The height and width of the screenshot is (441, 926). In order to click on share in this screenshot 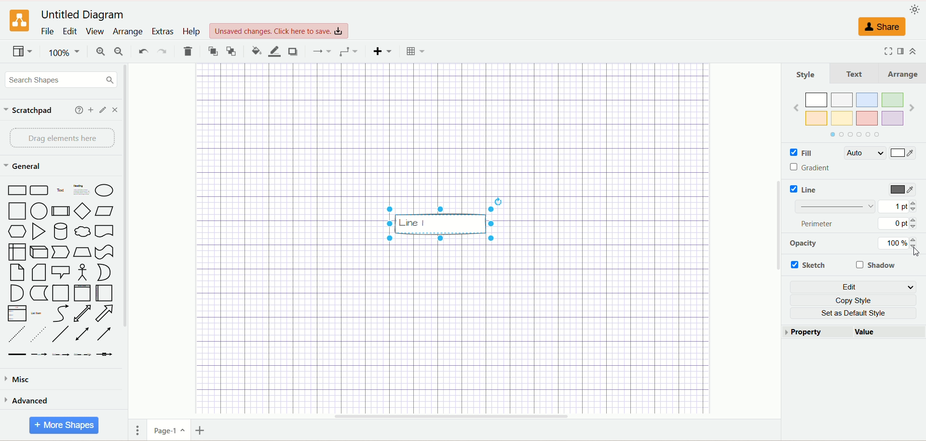, I will do `click(881, 27)`.